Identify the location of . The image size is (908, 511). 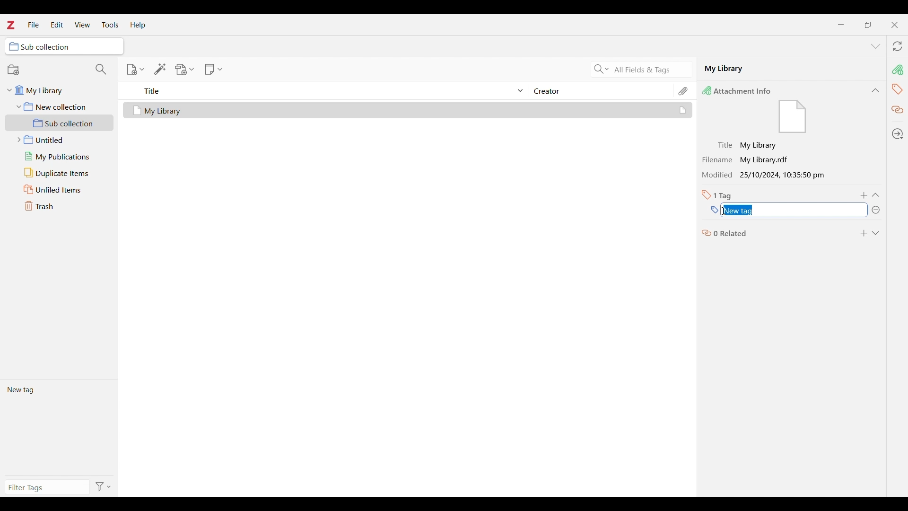
(793, 117).